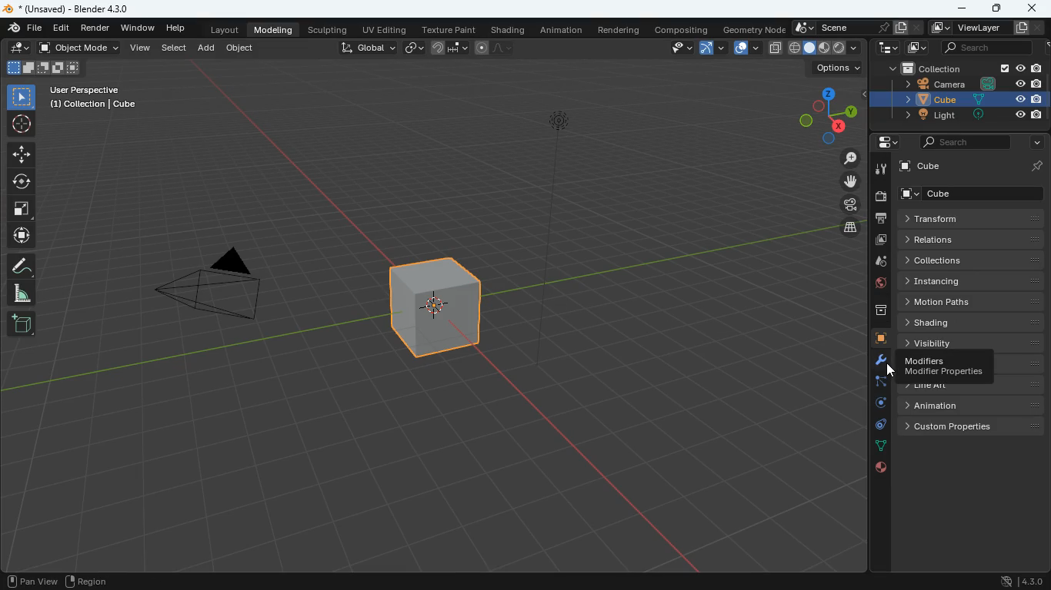  What do you see at coordinates (969, 100) in the screenshot?
I see `cube` at bounding box center [969, 100].